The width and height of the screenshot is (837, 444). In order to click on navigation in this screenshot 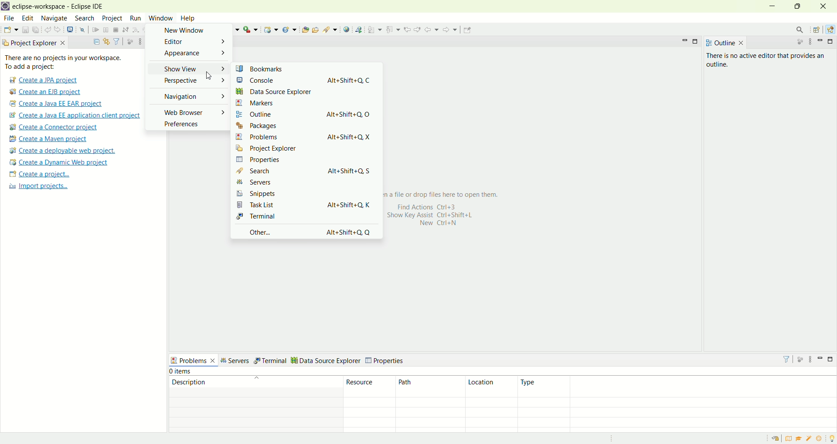, I will do `click(188, 95)`.